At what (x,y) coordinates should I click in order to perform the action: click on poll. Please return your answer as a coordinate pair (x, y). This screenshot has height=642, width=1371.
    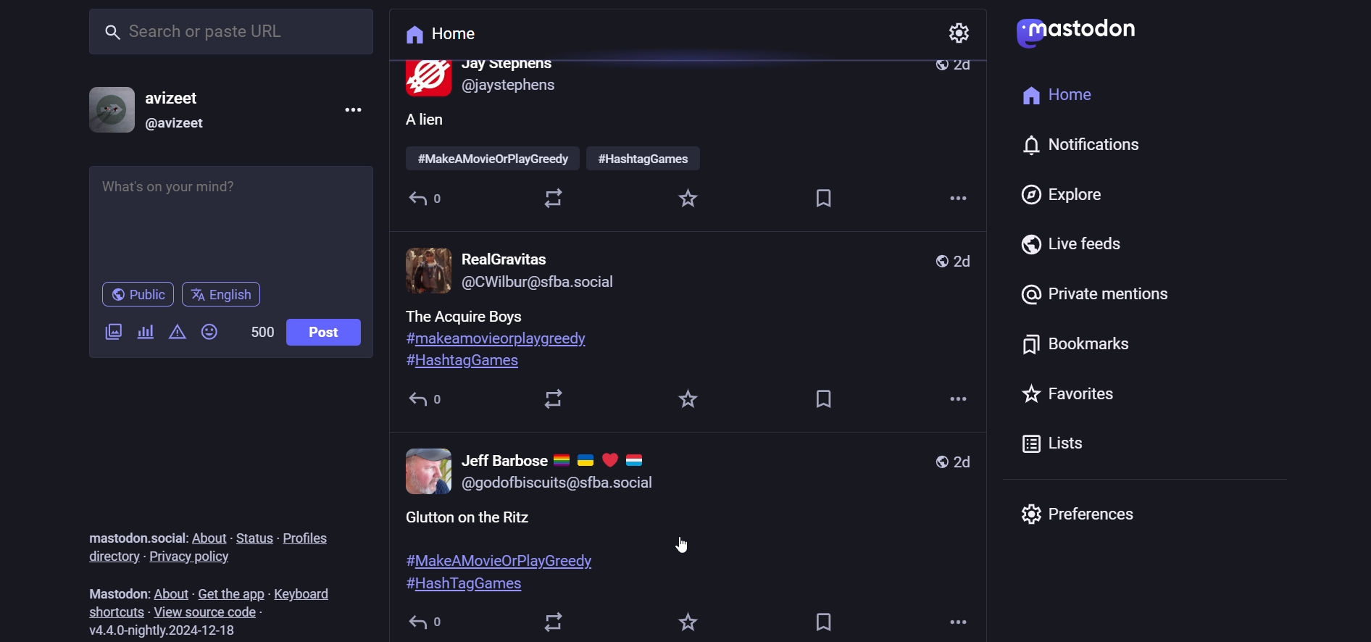
    Looking at the image, I should click on (148, 333).